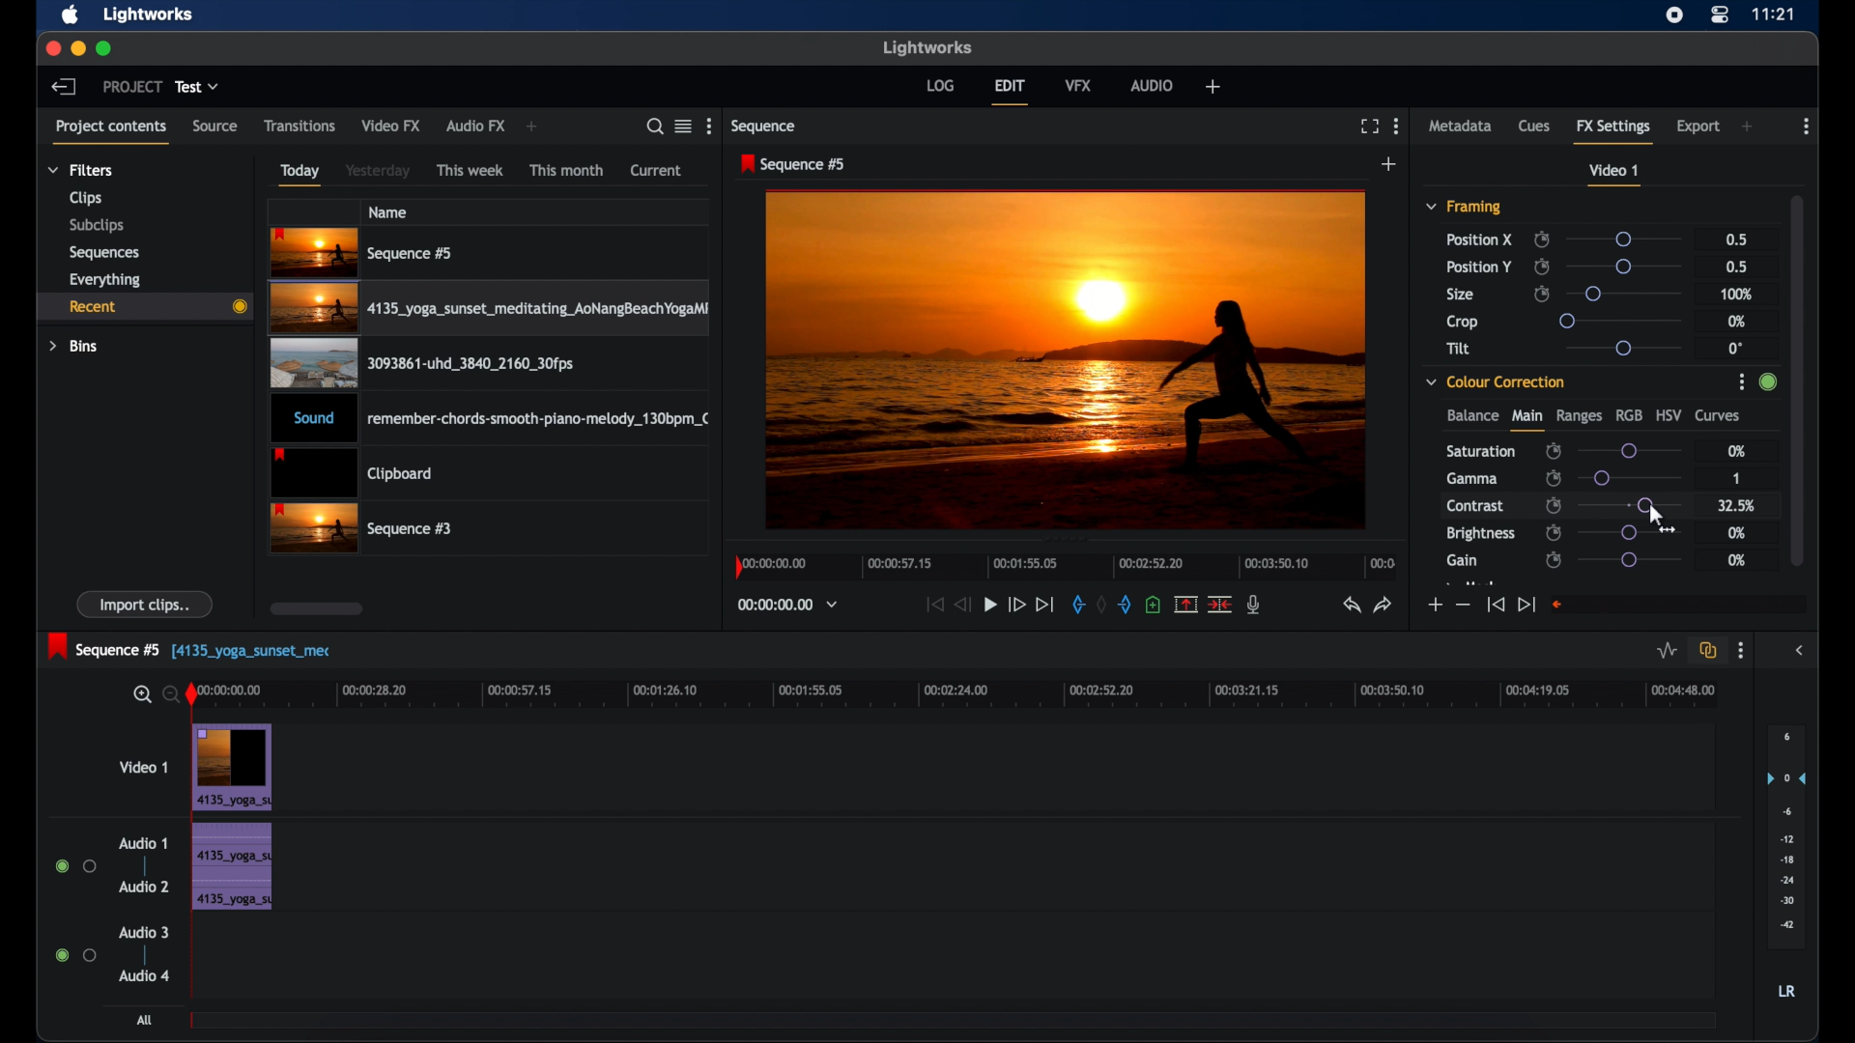 This screenshot has height=1043, width=1855. What do you see at coordinates (1213, 86) in the screenshot?
I see `add` at bounding box center [1213, 86].